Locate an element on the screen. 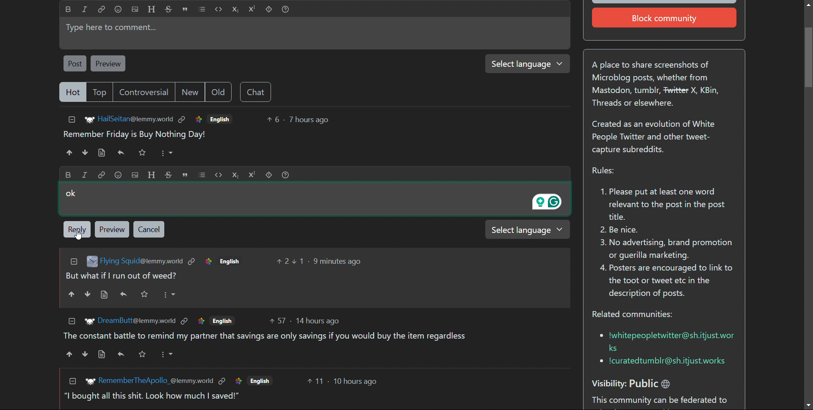 This screenshot has width=813, height=410. chat is located at coordinates (255, 92).